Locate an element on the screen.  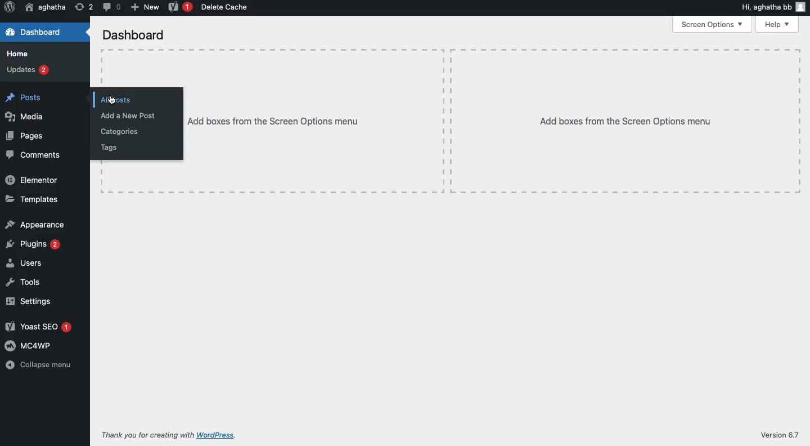
Wordpress logo is located at coordinates (11, 7).